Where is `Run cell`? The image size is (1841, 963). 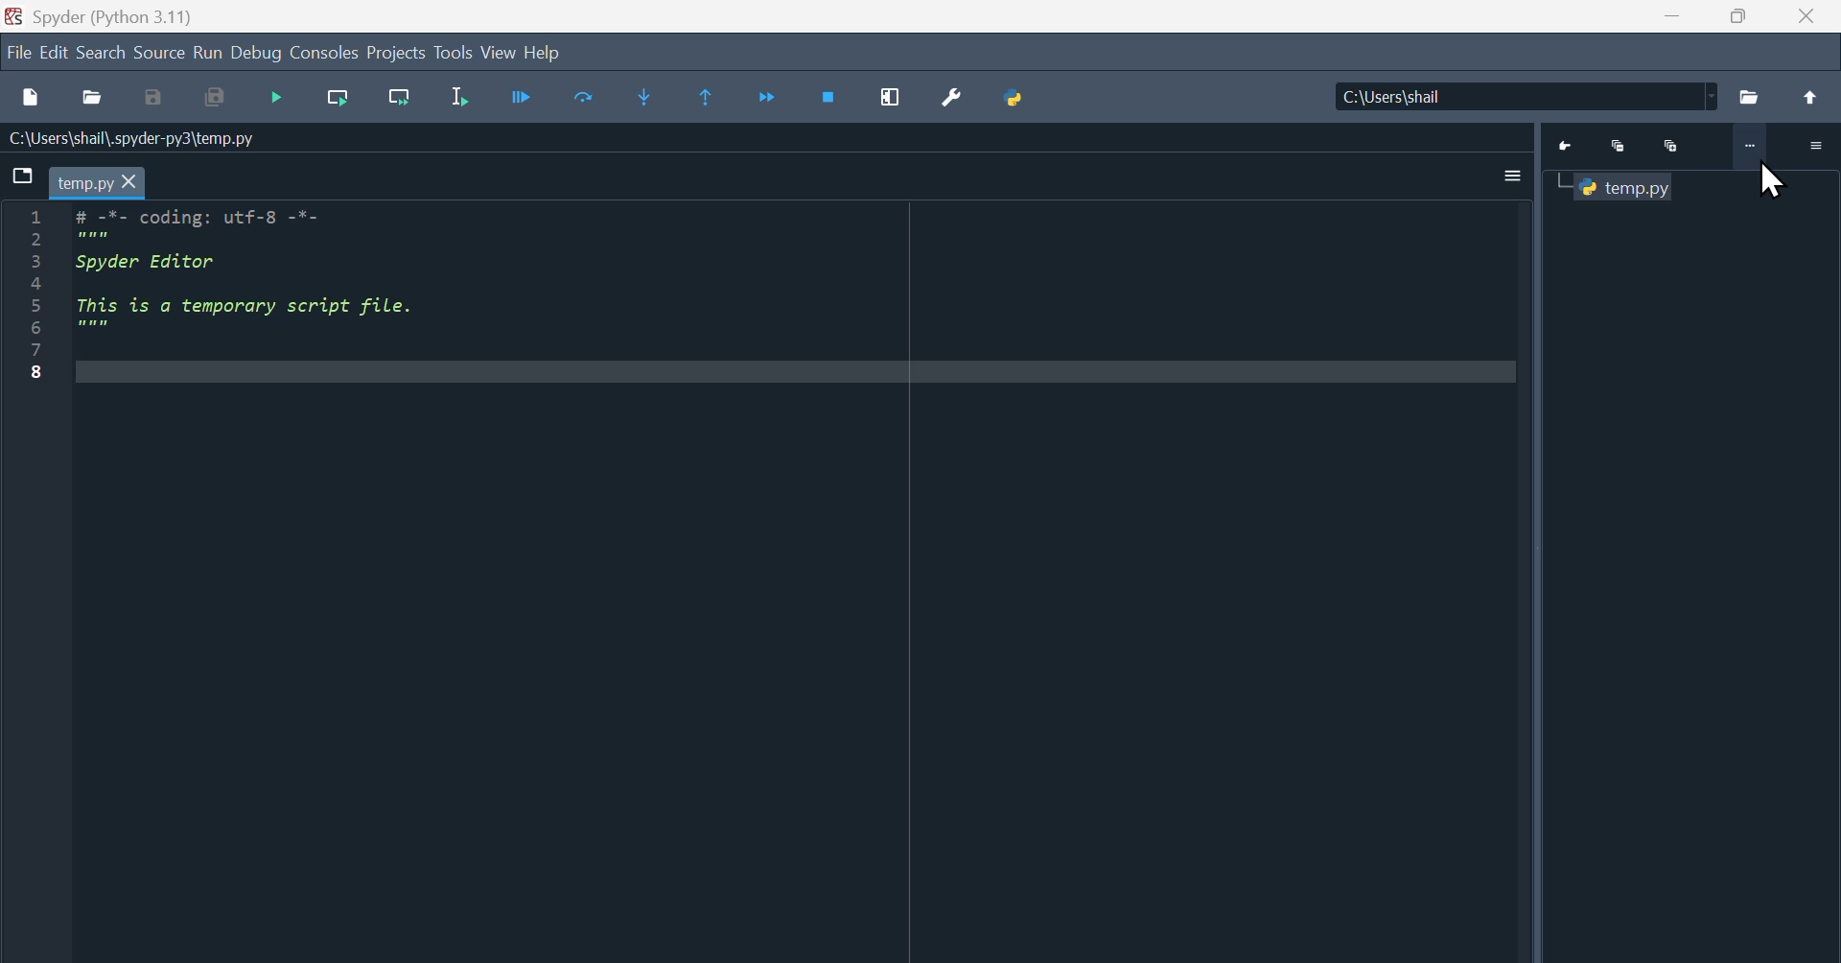
Run cell is located at coordinates (521, 101).